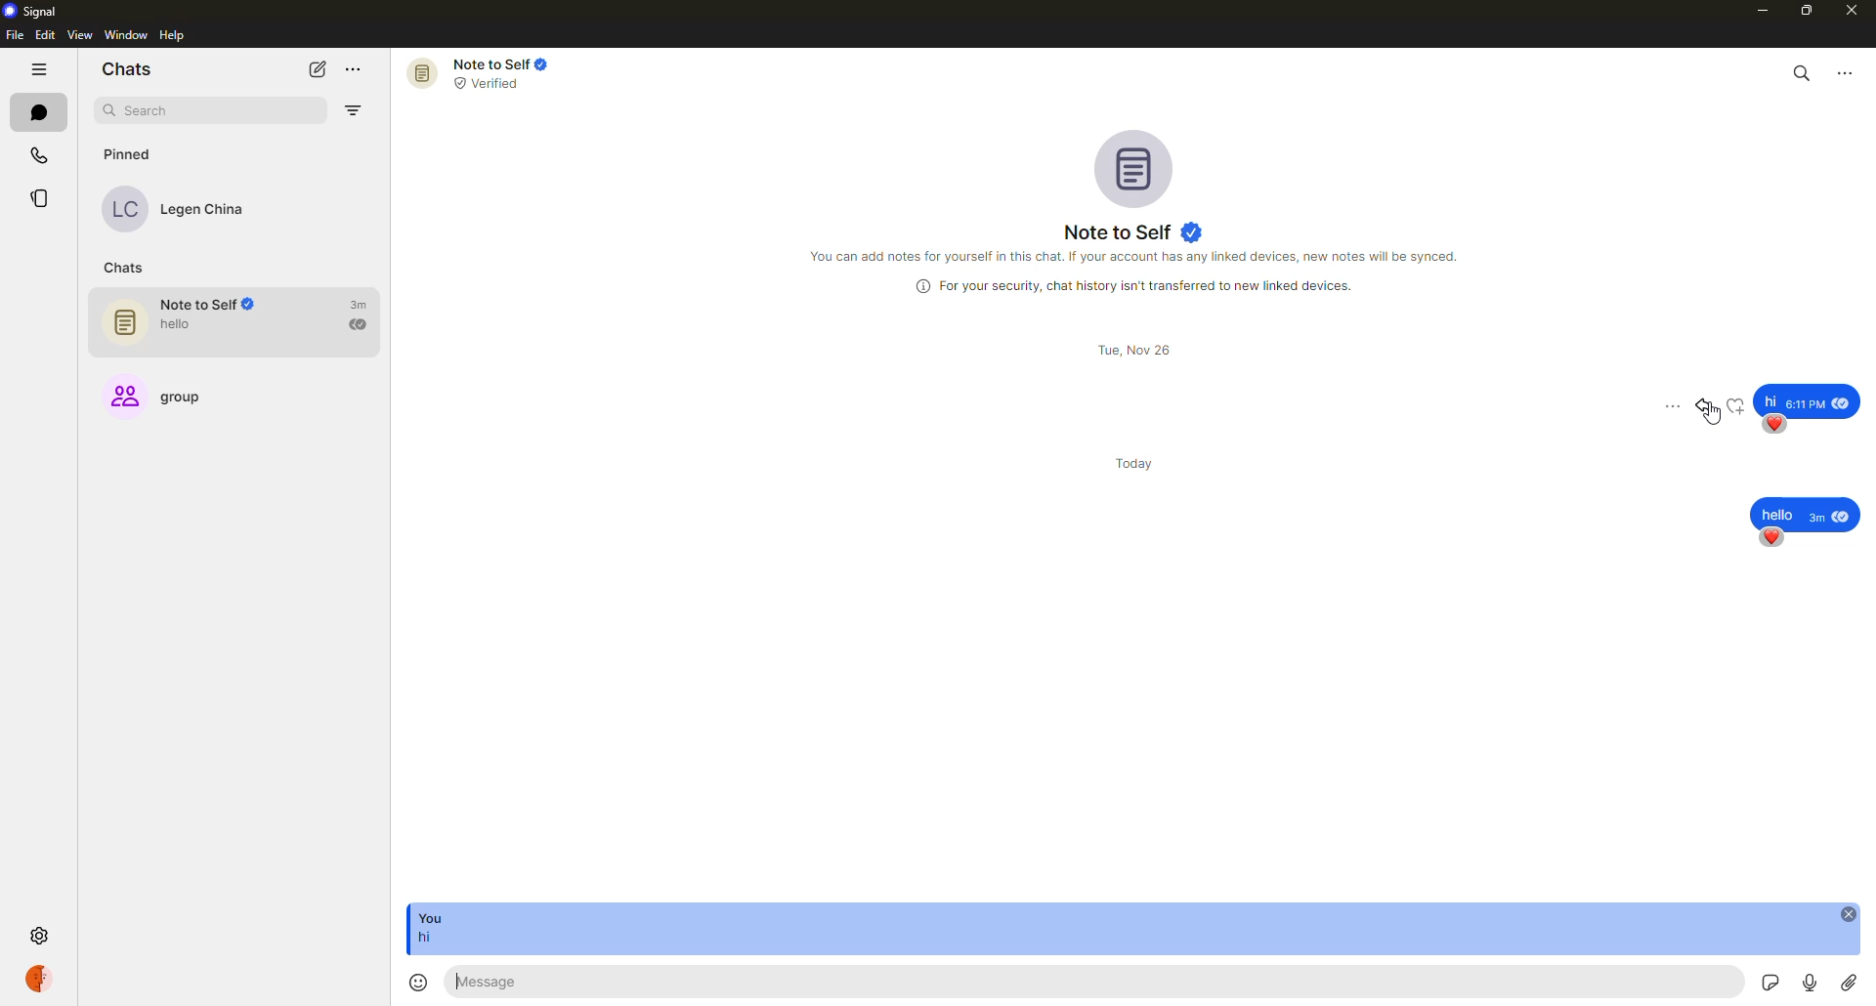 The image size is (1876, 1006). Describe the element at coordinates (1804, 981) in the screenshot. I see `record` at that location.